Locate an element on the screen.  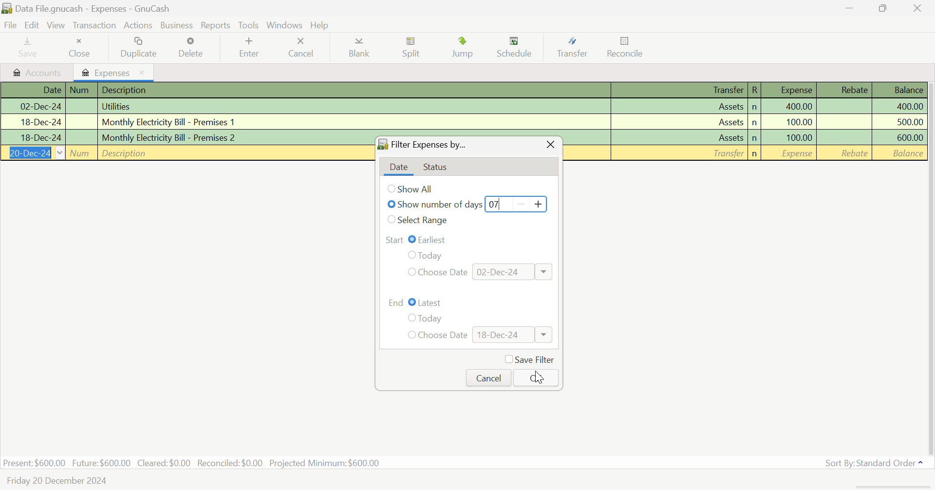
Reconcile is located at coordinates (627, 49).